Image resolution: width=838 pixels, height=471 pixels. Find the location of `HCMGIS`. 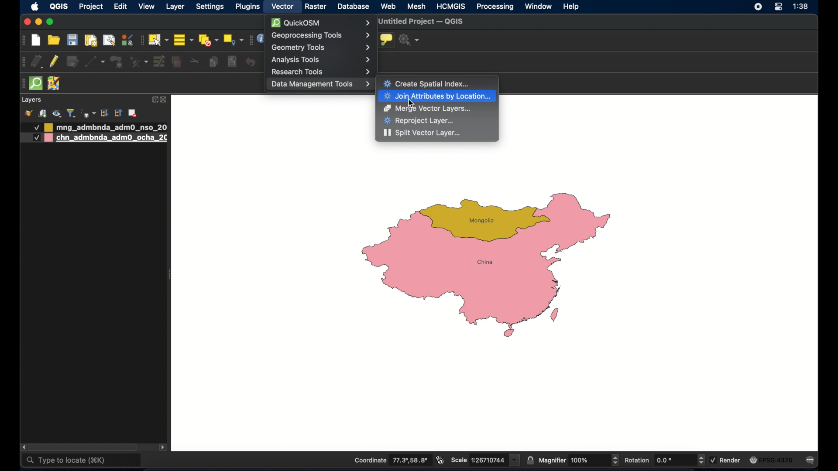

HCMGIS is located at coordinates (450, 6).